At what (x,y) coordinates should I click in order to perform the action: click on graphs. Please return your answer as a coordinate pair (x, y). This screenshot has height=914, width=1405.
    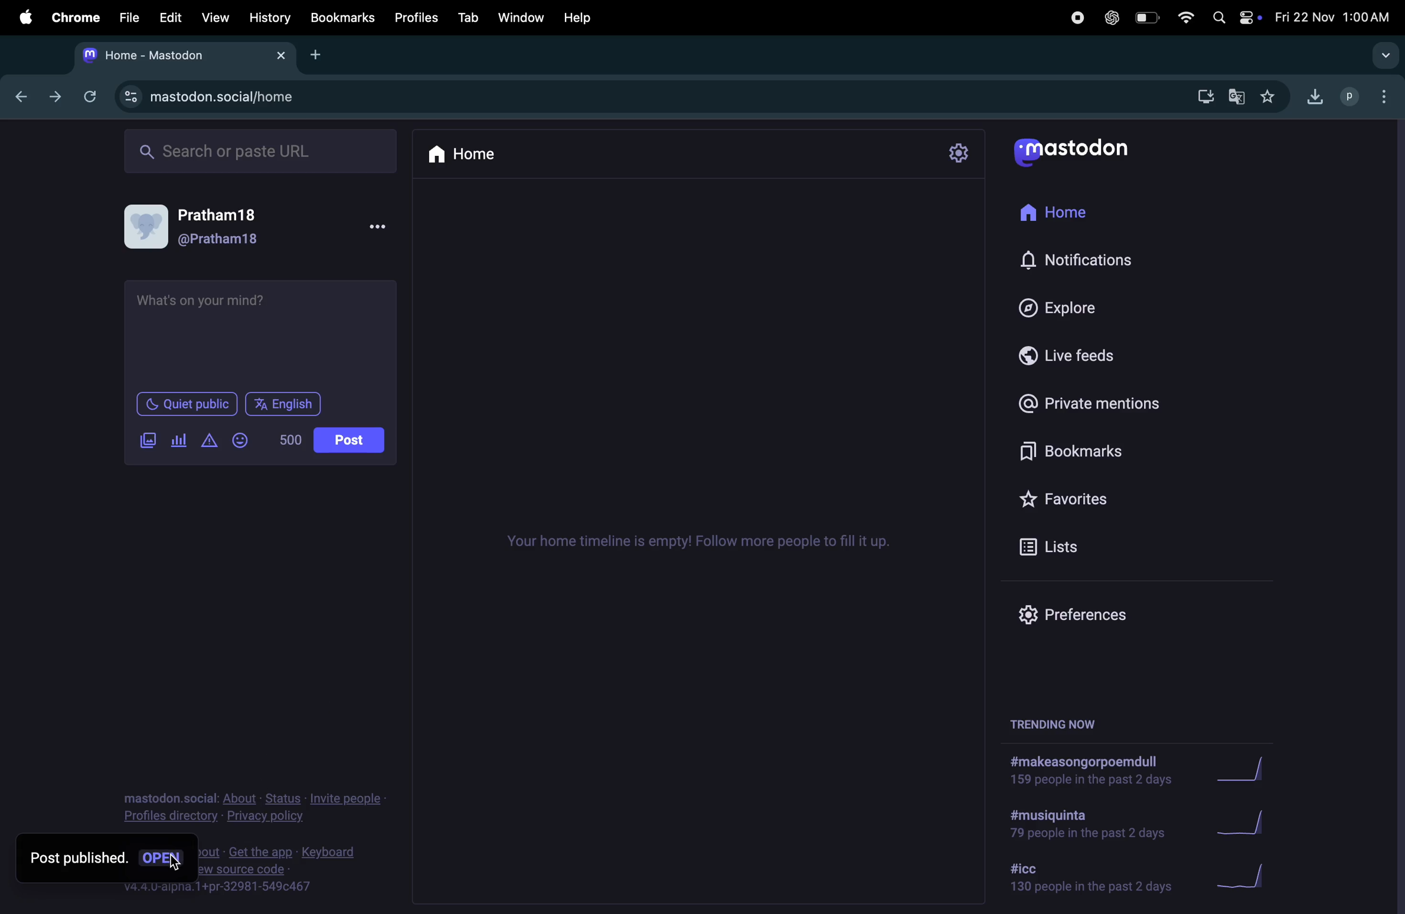
    Looking at the image, I should click on (1243, 873).